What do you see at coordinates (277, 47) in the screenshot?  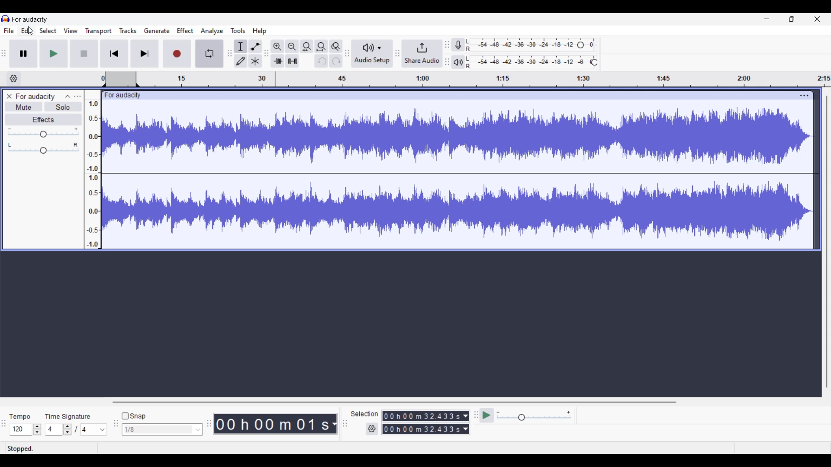 I see `Zoom in` at bounding box center [277, 47].